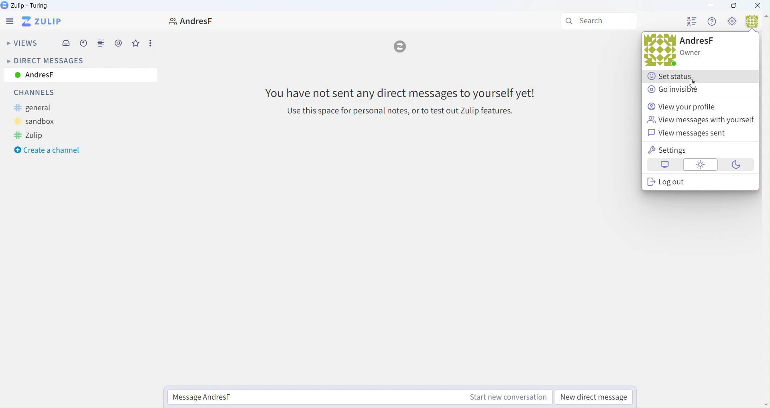  I want to click on More, so click(150, 42).